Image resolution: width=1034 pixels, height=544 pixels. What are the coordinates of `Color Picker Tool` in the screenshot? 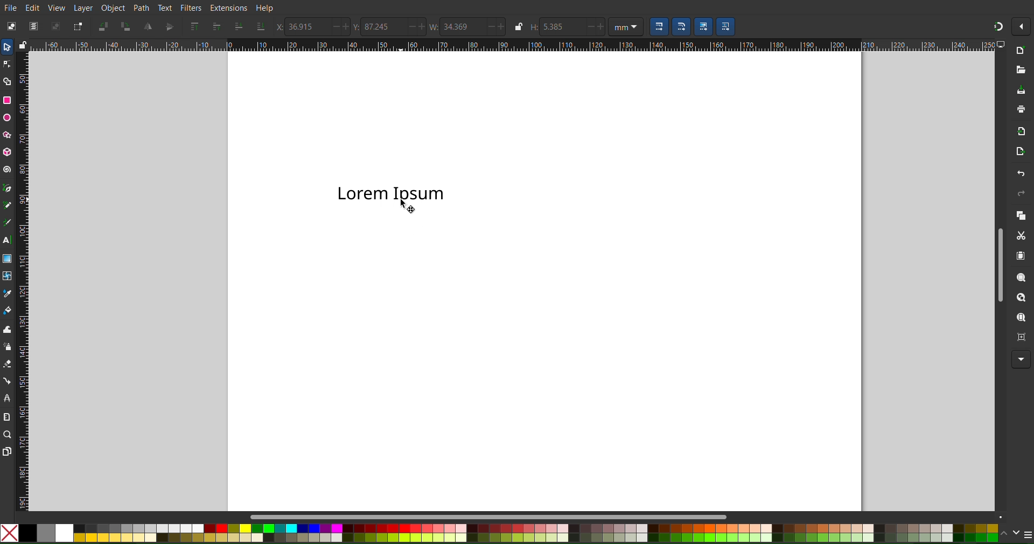 It's located at (6, 294).